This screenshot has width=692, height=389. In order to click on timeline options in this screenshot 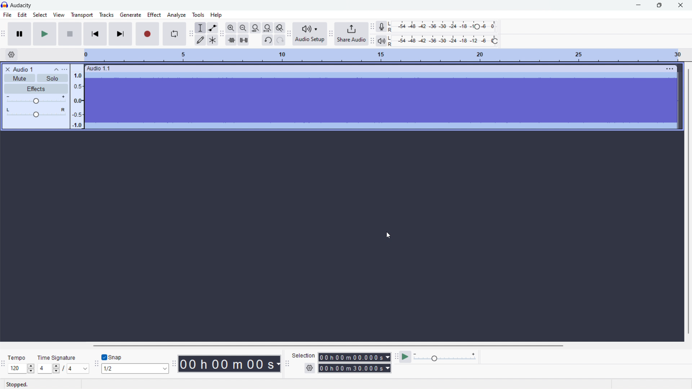, I will do `click(12, 55)`.